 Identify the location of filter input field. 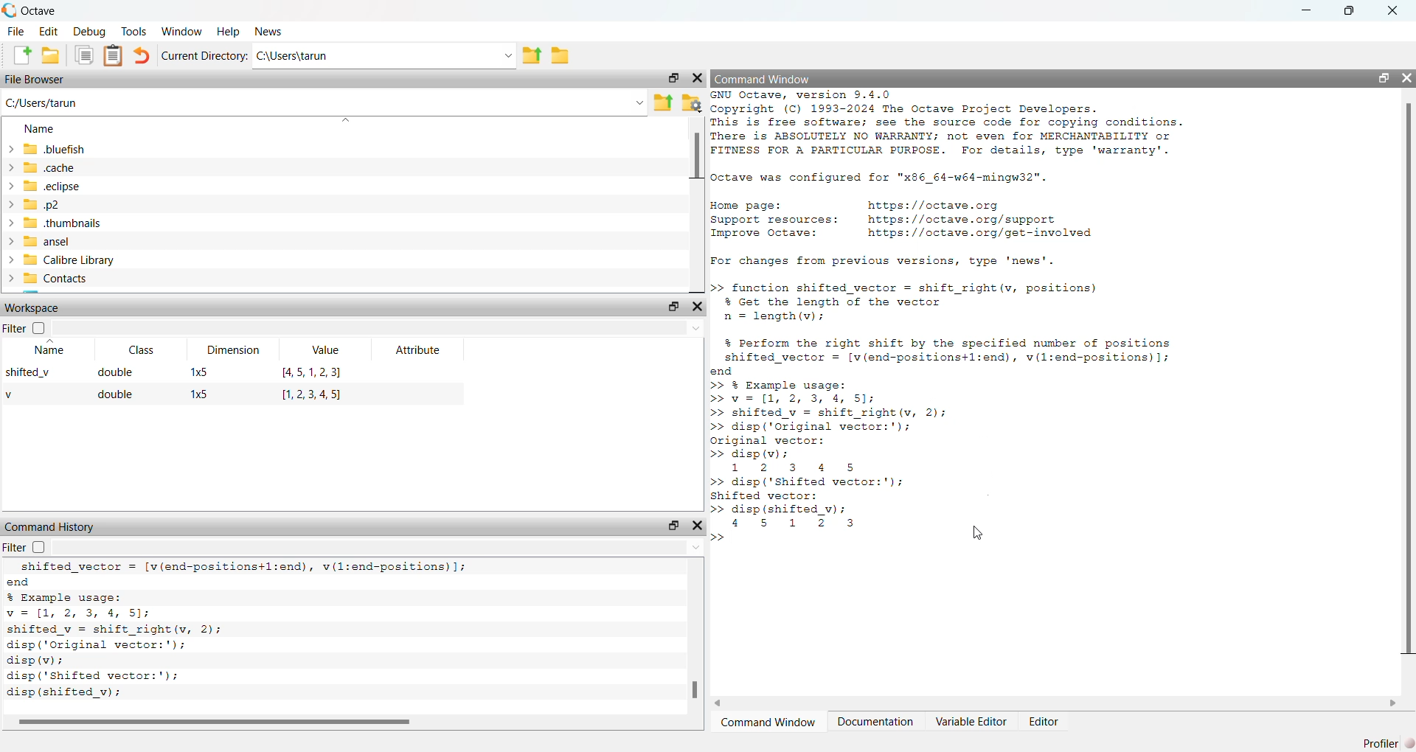
(381, 549).